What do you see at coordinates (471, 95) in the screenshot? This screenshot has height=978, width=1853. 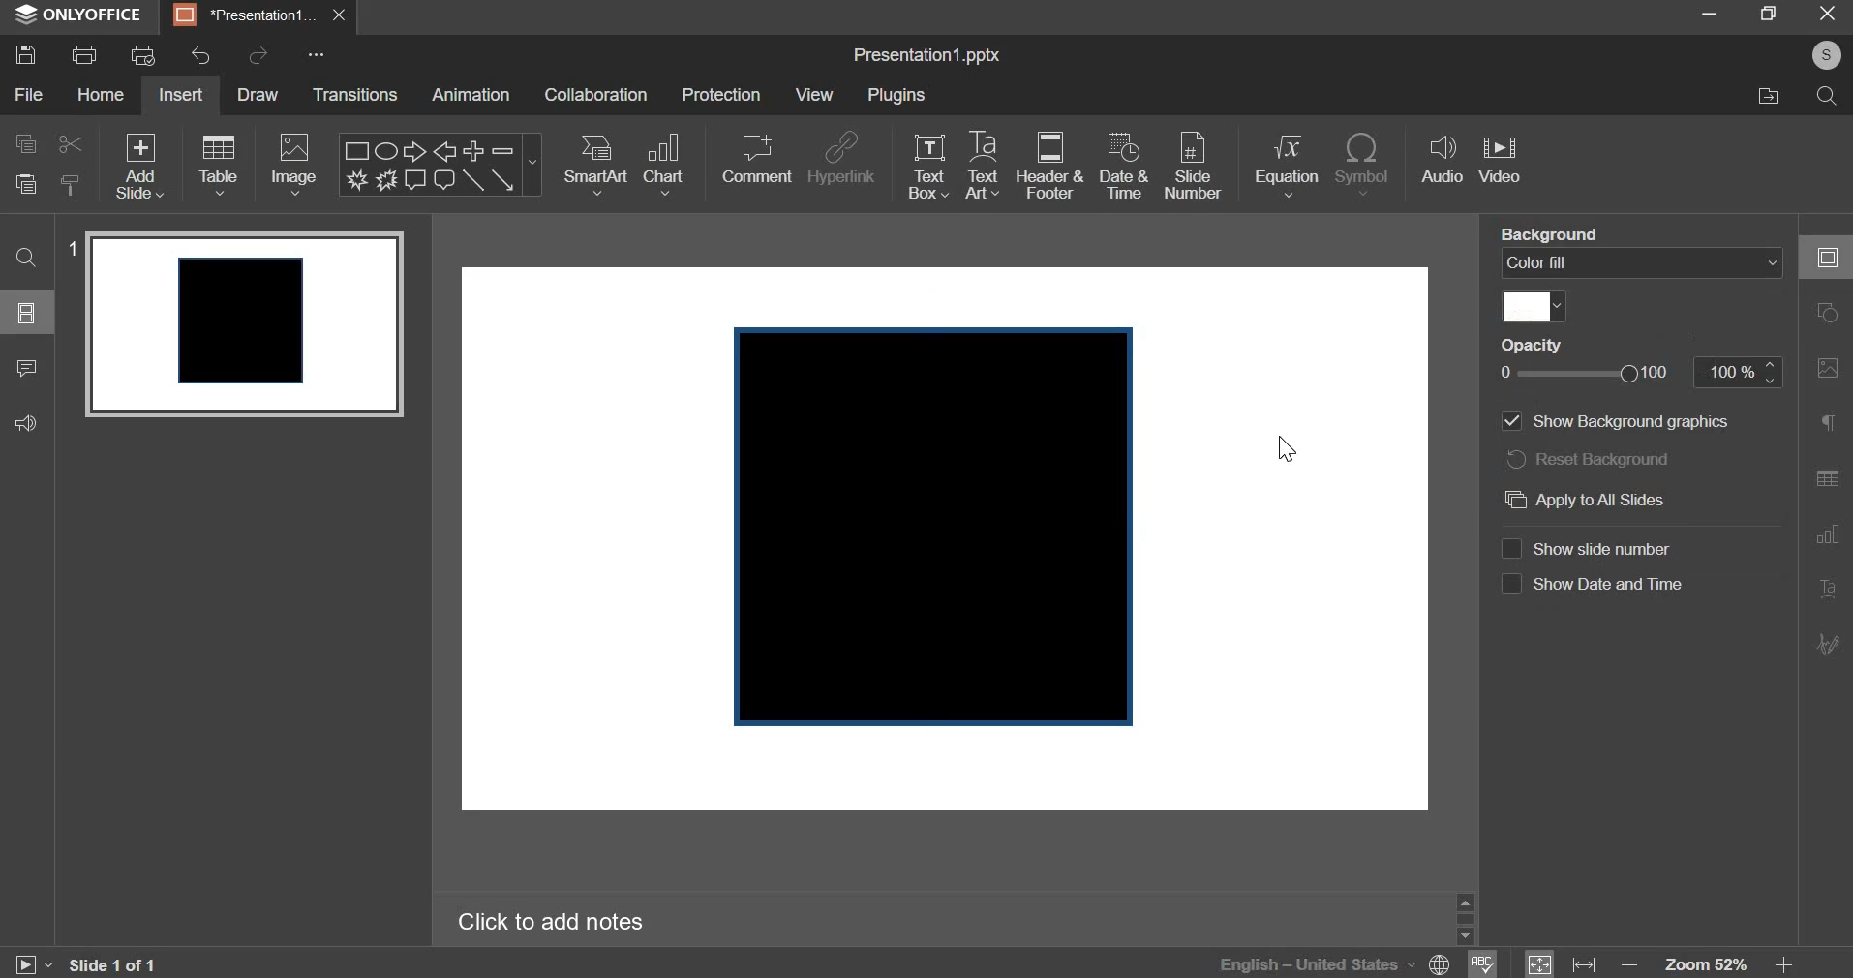 I see `animation` at bounding box center [471, 95].